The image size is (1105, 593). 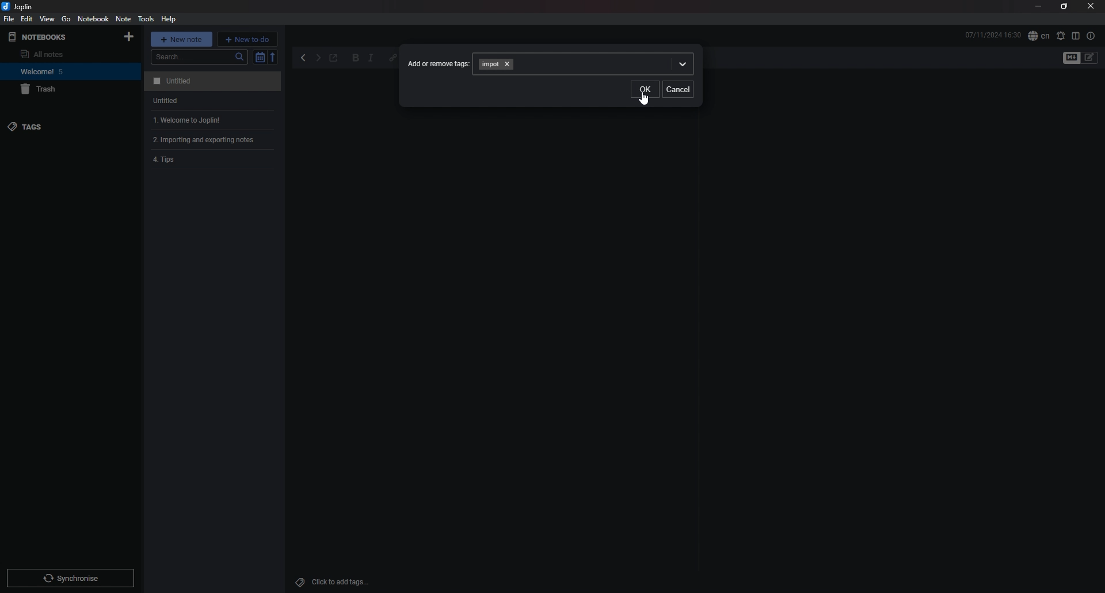 What do you see at coordinates (55, 54) in the screenshot?
I see `all notes` at bounding box center [55, 54].